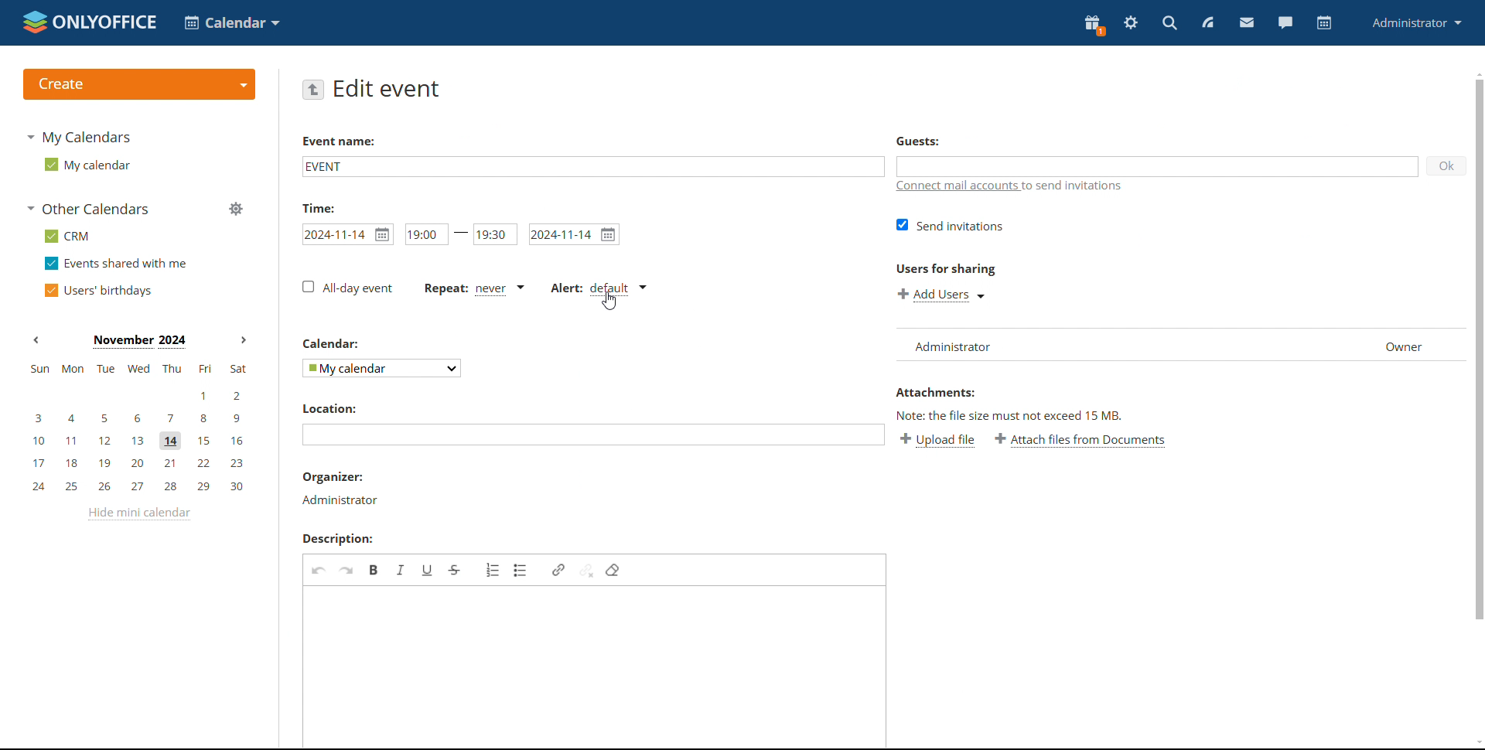 This screenshot has width=1485, height=750. What do you see at coordinates (88, 209) in the screenshot?
I see `other calendars` at bounding box center [88, 209].